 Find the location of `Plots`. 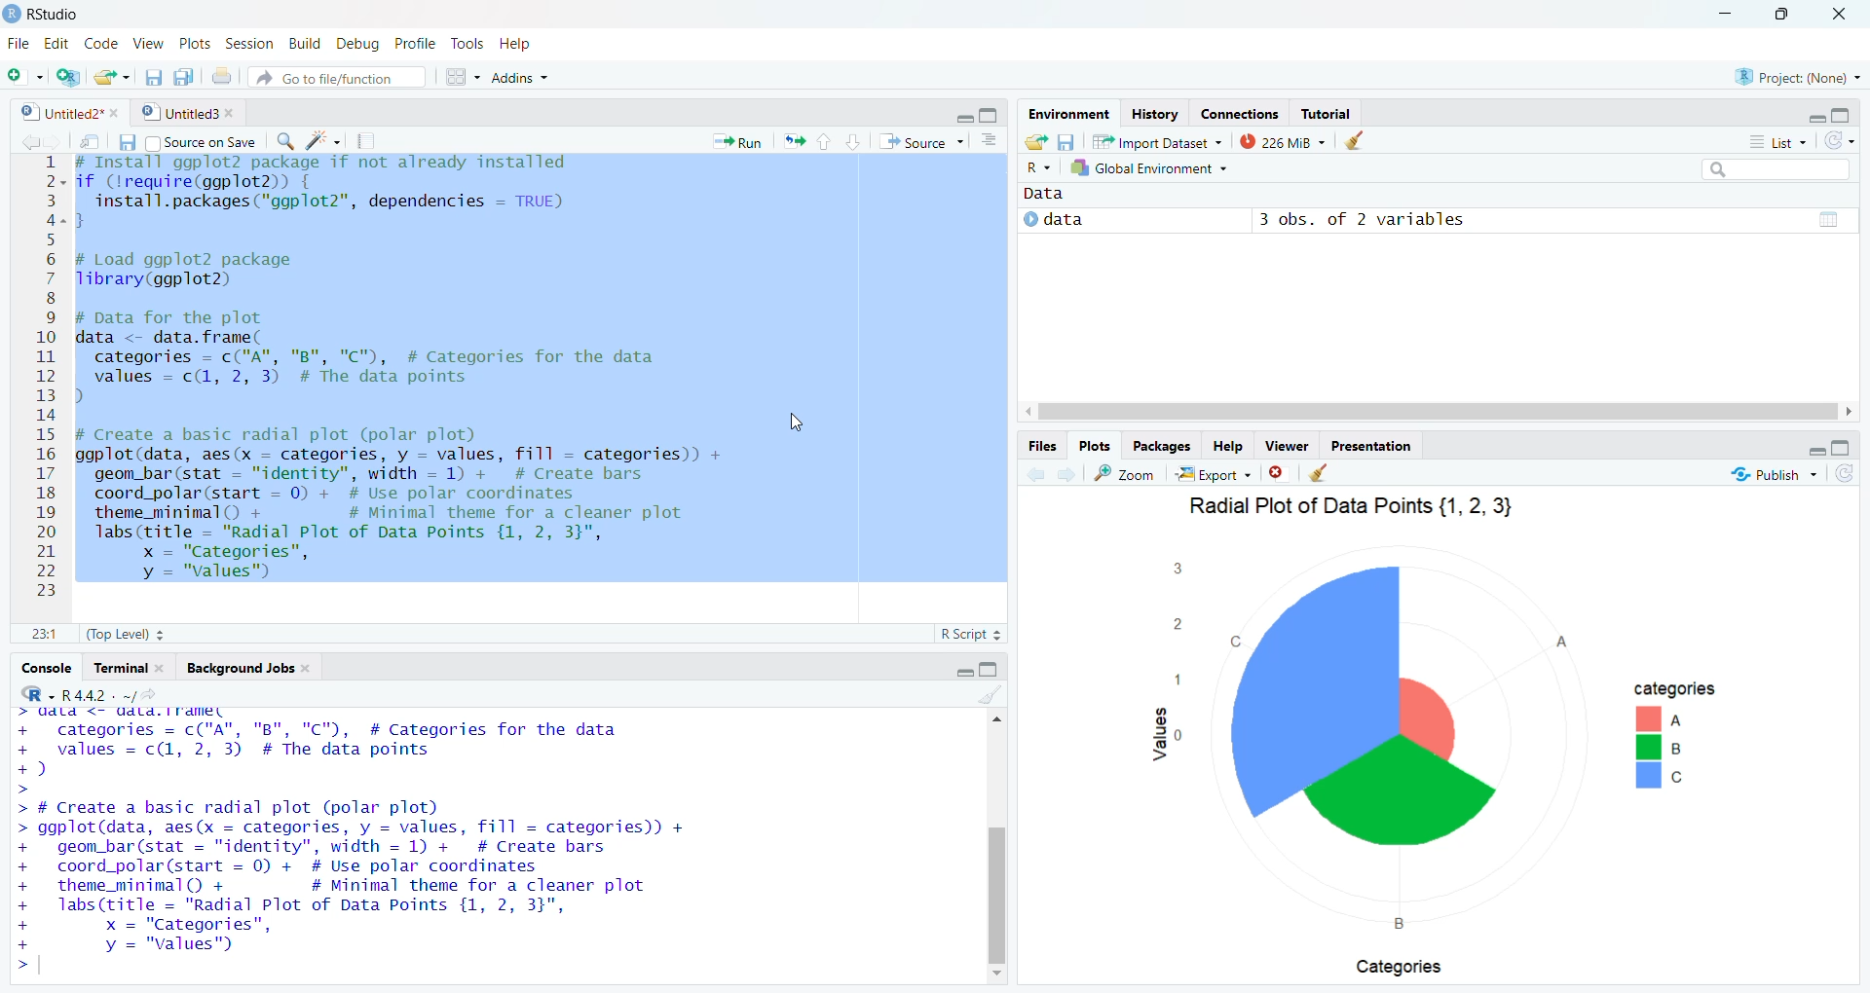

Plots is located at coordinates (192, 45).